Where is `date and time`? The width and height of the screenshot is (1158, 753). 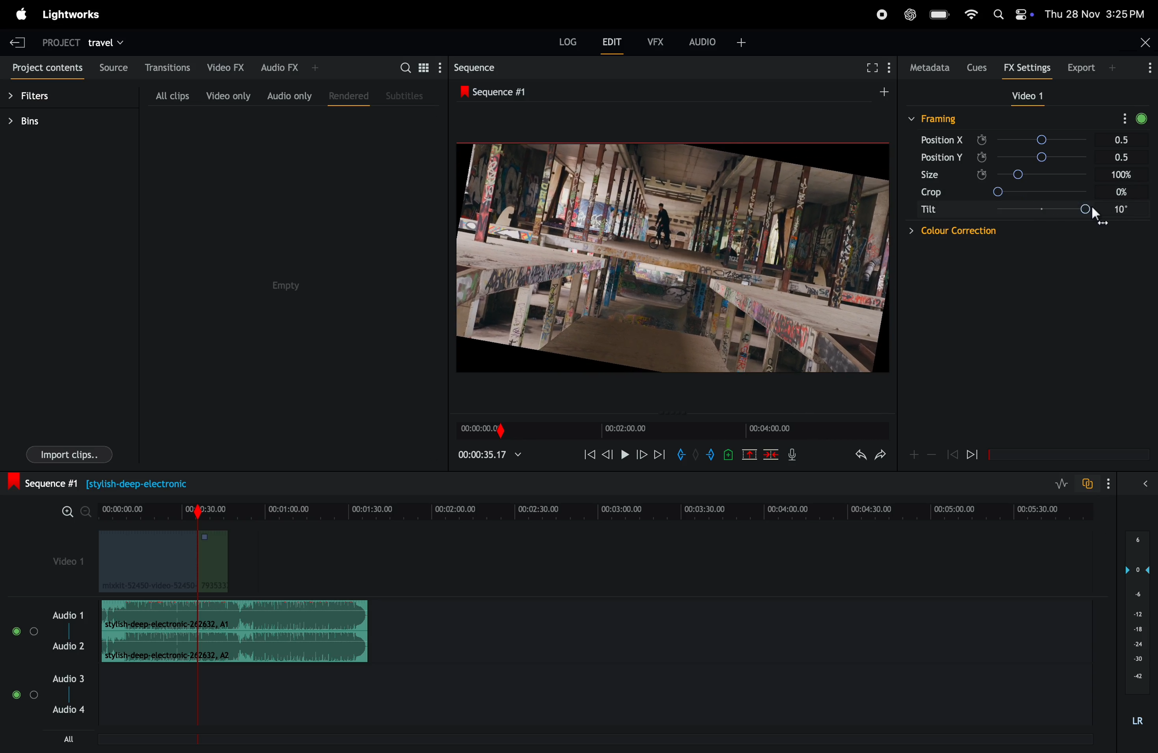 date and time is located at coordinates (1096, 15).